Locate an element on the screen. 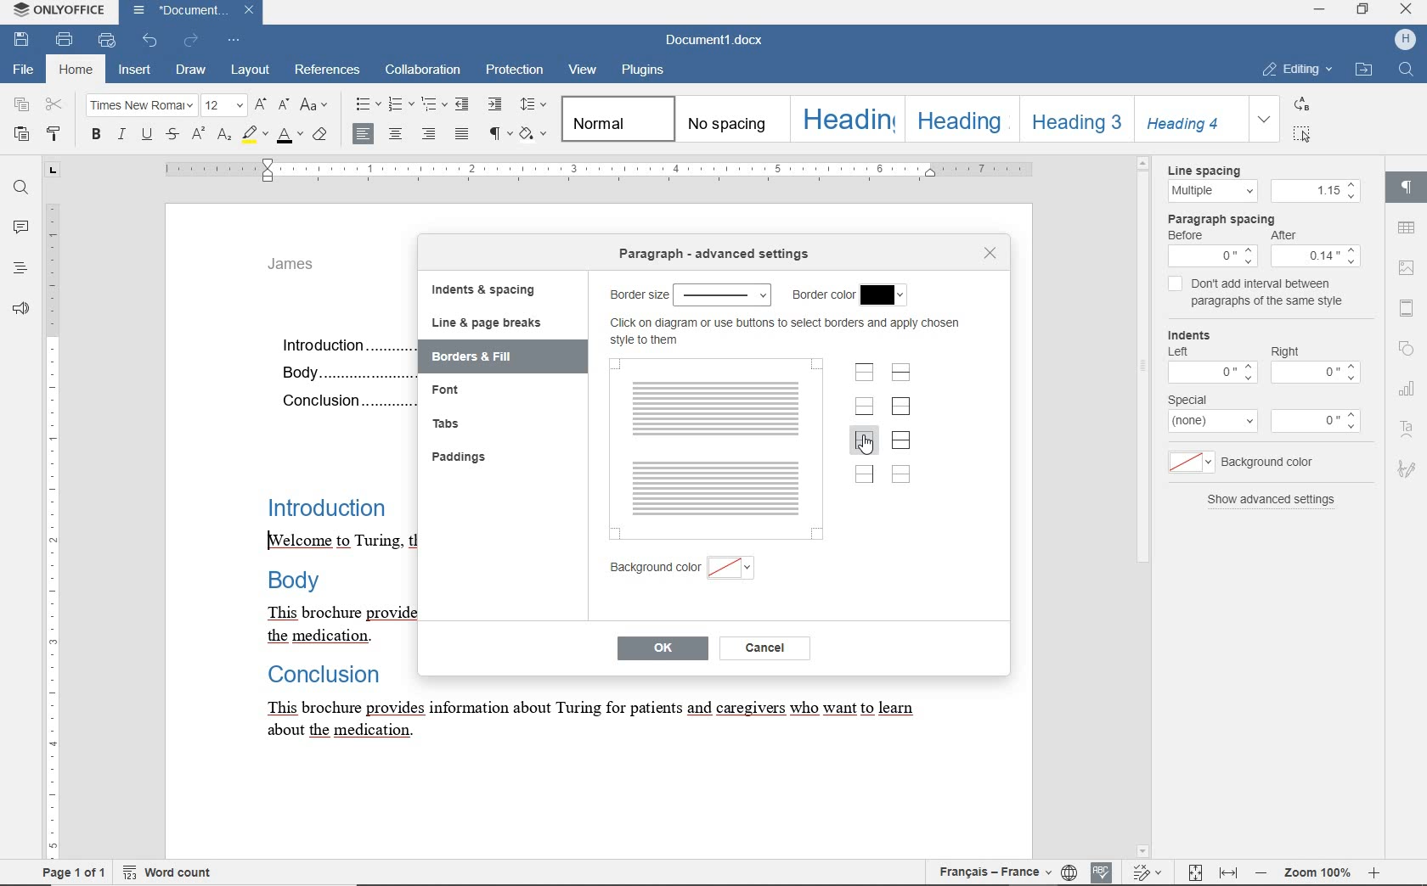 The image size is (1427, 886). collaboration is located at coordinates (421, 70).